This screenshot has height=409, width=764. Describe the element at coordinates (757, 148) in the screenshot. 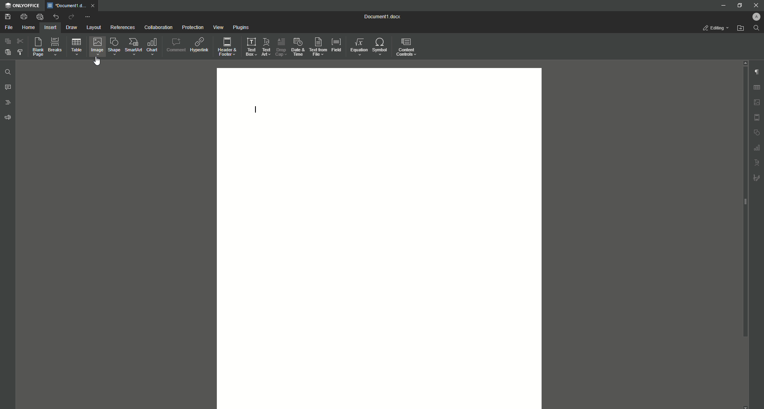

I see `Graph Settings` at that location.